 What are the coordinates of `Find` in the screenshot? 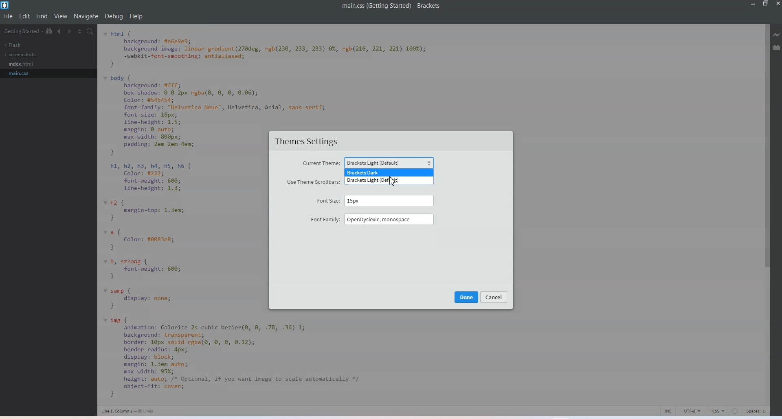 It's located at (42, 16).